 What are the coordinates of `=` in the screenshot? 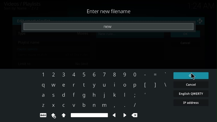 It's located at (155, 74).